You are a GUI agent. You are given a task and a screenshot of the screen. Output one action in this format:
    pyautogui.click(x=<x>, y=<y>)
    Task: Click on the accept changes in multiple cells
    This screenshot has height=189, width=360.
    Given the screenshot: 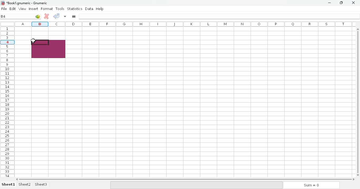 What is the action you would take?
    pyautogui.click(x=65, y=16)
    